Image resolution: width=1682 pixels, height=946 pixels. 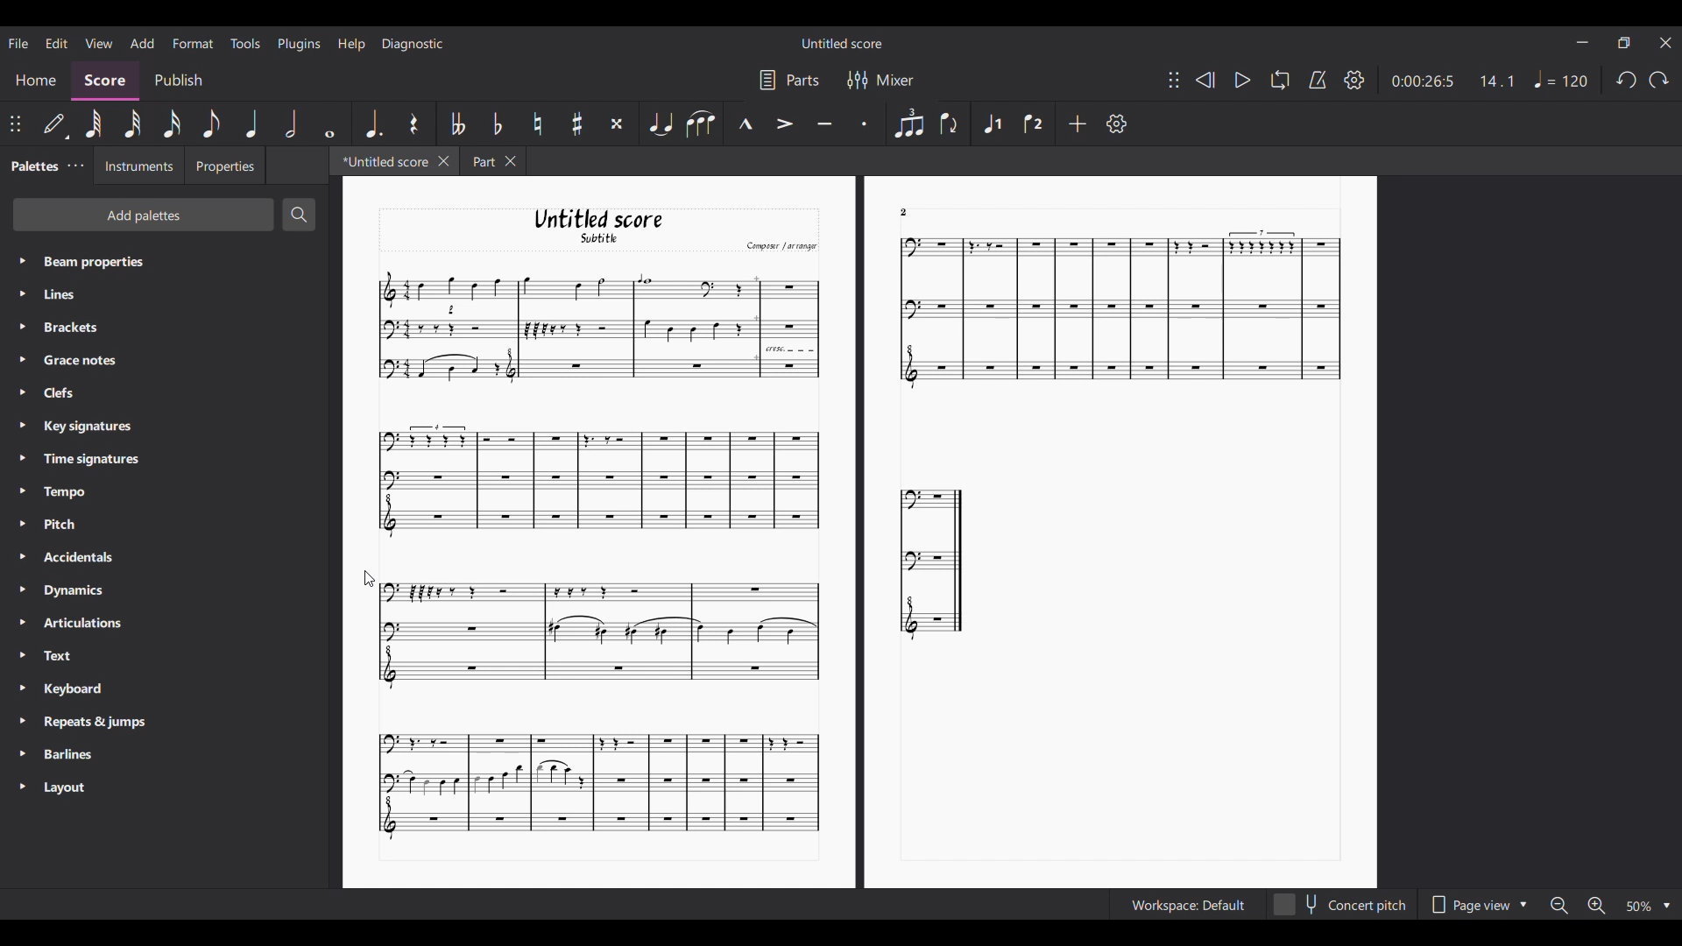 What do you see at coordinates (56, 660) in the screenshot?
I see `> Text` at bounding box center [56, 660].